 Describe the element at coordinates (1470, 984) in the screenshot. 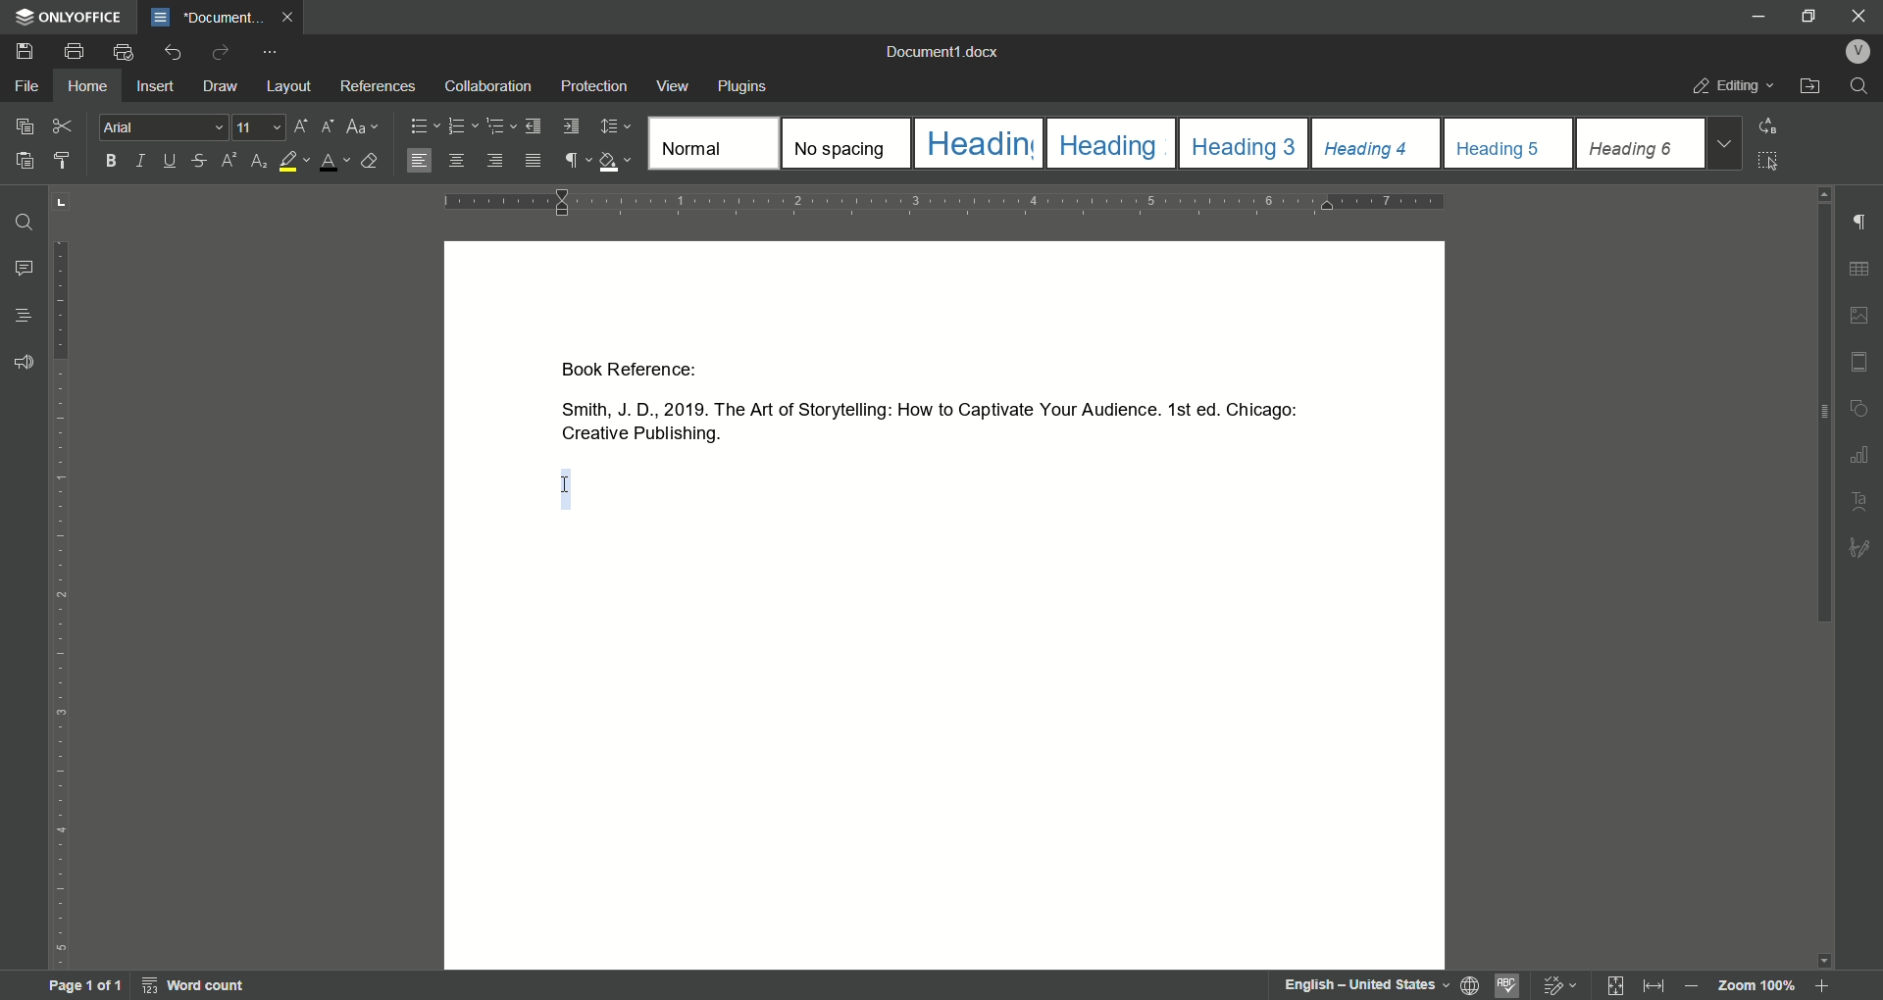

I see `set document language` at that location.